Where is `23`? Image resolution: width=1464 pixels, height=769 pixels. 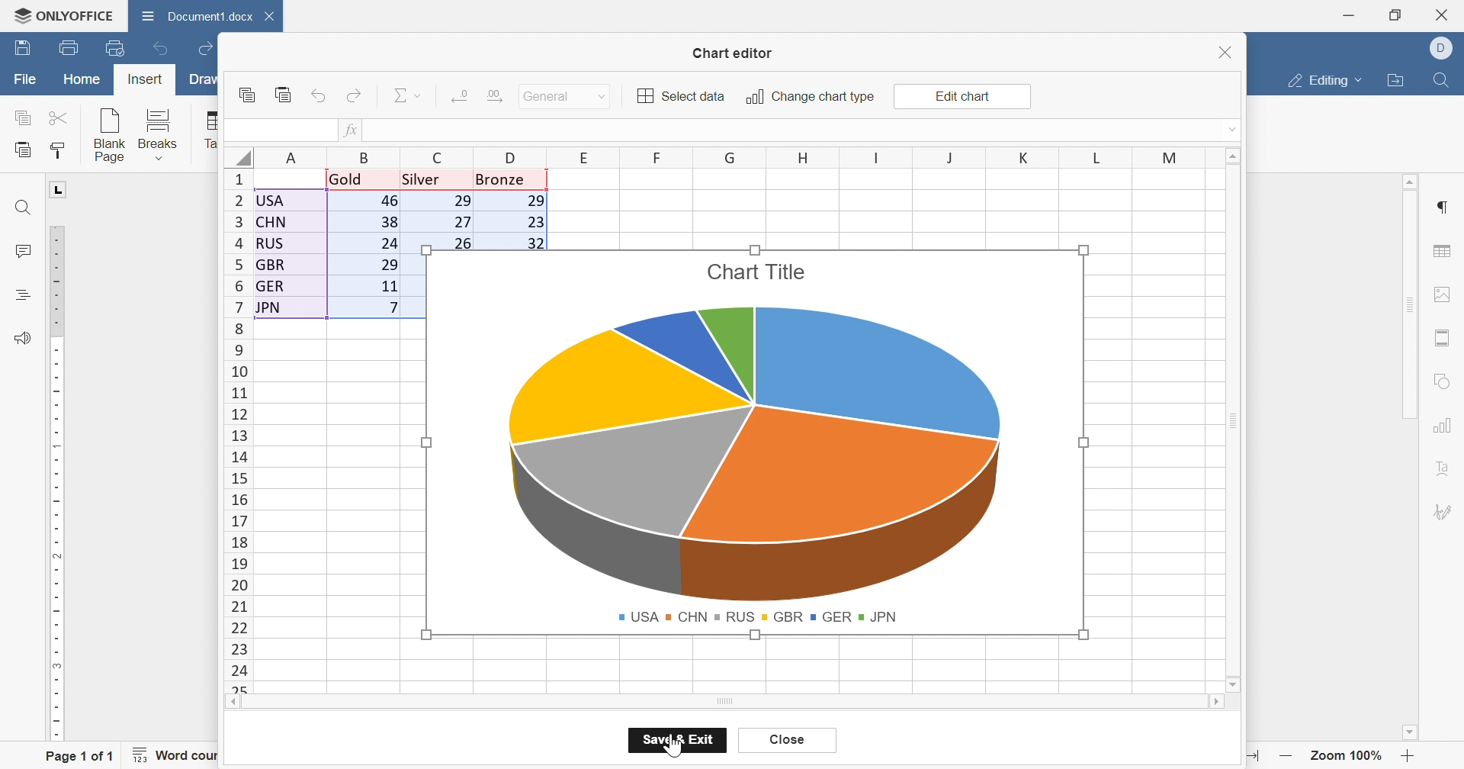
23 is located at coordinates (535, 223).